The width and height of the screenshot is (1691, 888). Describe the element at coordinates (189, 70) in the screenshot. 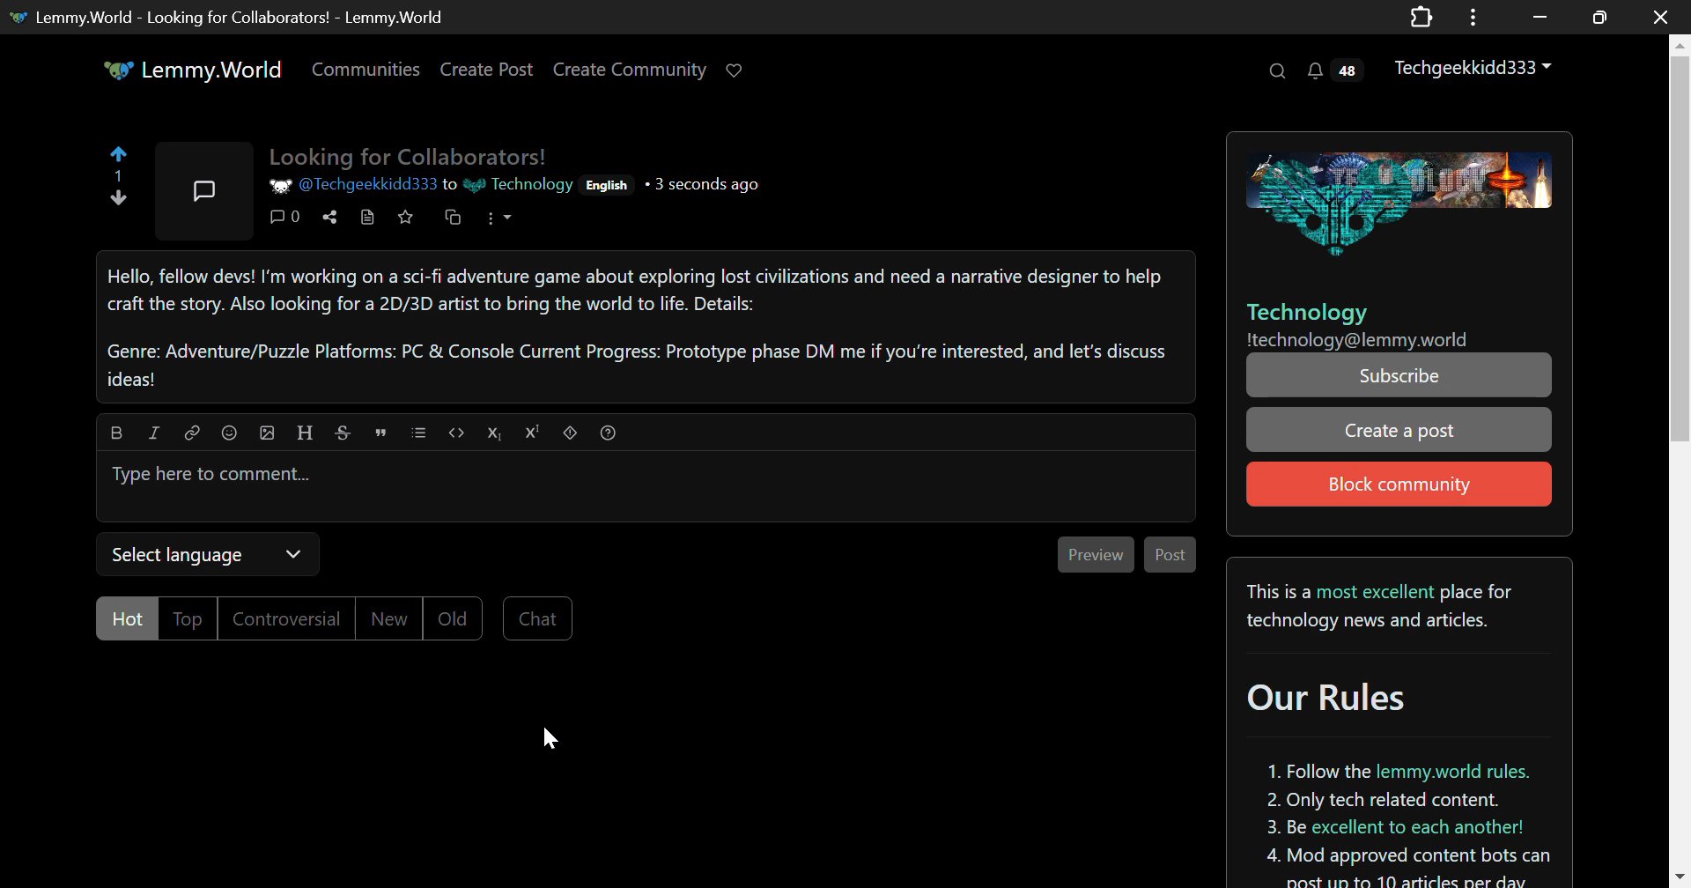

I see `Lemmy.World` at that location.